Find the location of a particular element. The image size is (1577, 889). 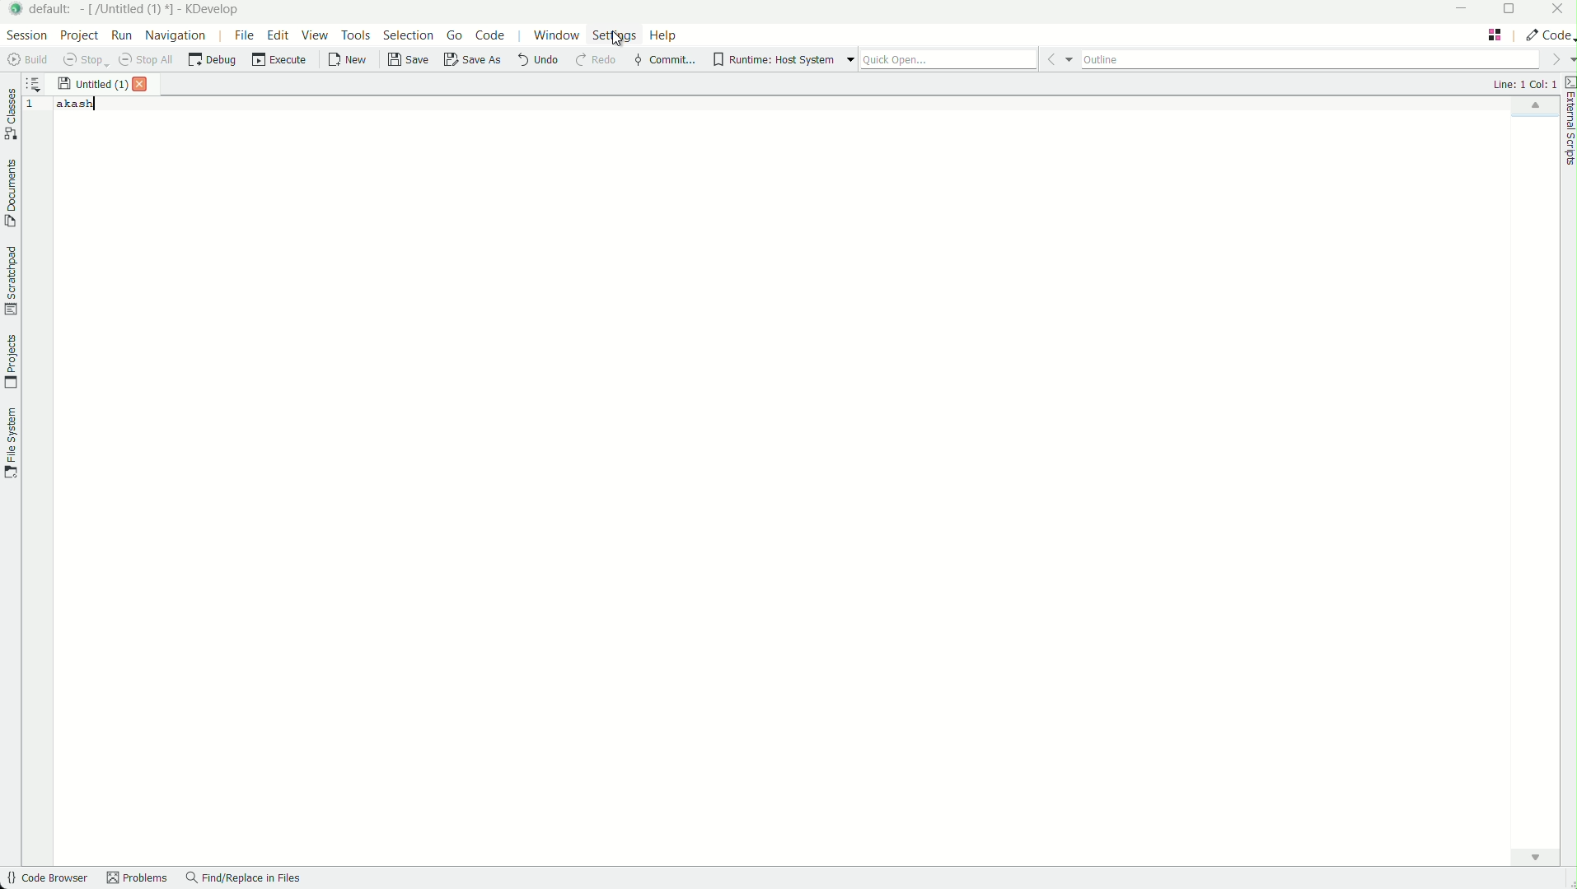

file name is located at coordinates (92, 85).